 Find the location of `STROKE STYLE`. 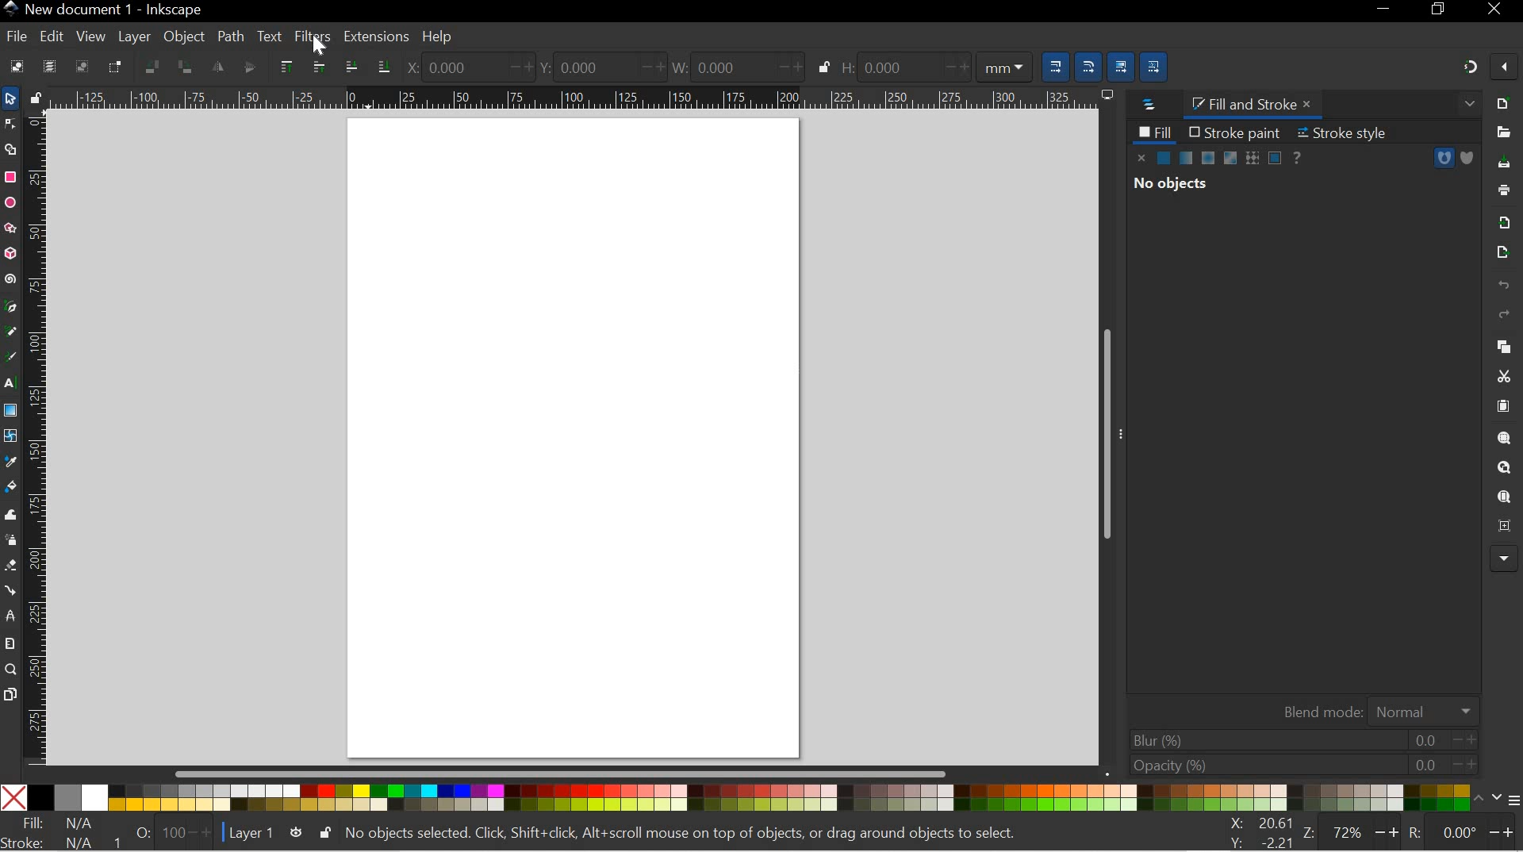

STROKE STYLE is located at coordinates (1348, 132).